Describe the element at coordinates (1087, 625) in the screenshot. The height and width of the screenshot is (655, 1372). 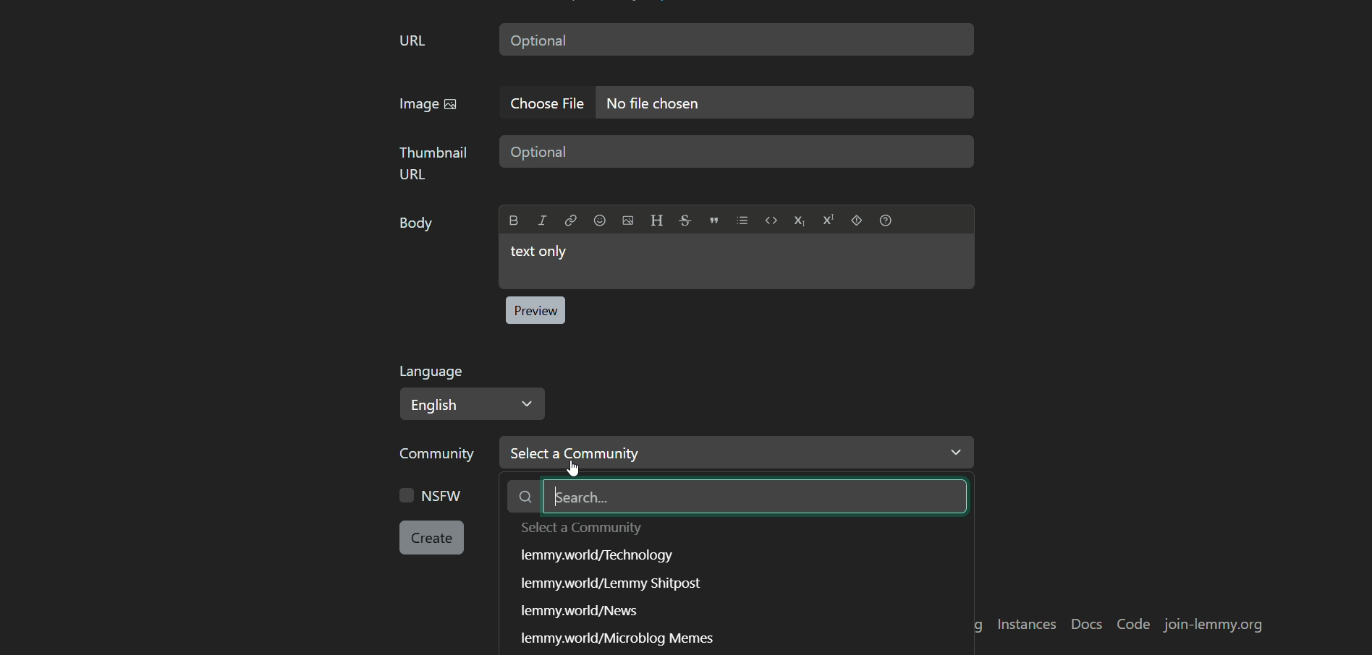
I see `docs` at that location.